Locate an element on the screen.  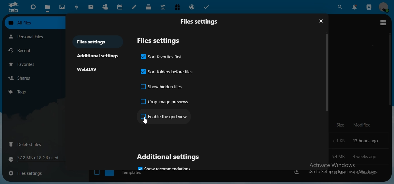
activity is located at coordinates (76, 7).